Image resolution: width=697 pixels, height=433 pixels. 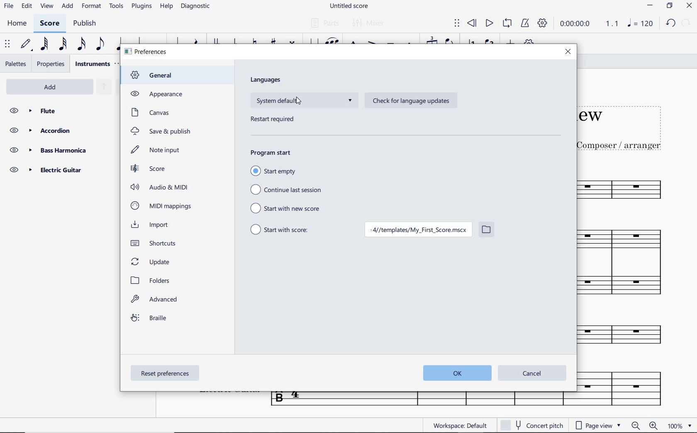 I want to click on zoom in or zoom out, so click(x=643, y=425).